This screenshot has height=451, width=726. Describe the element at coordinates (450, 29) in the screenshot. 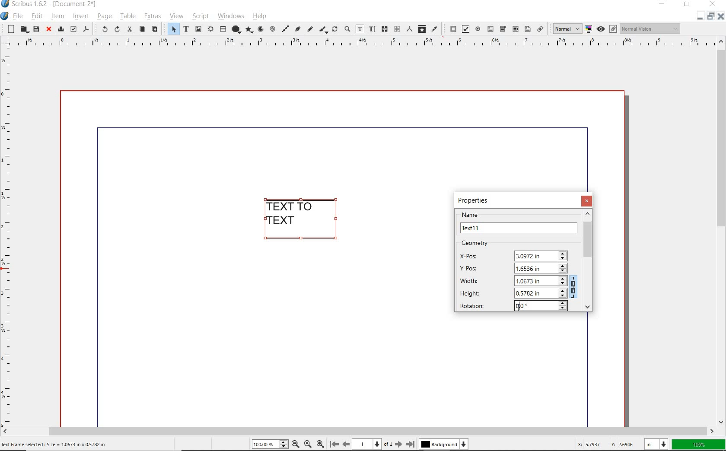

I see `pdf push button` at that location.